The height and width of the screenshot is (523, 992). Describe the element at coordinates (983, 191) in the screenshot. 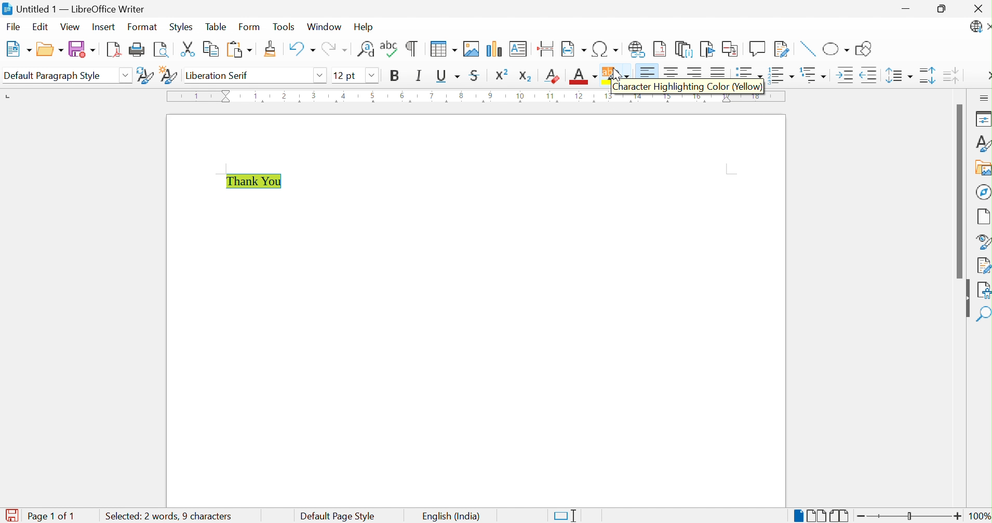

I see `Navigator` at that location.